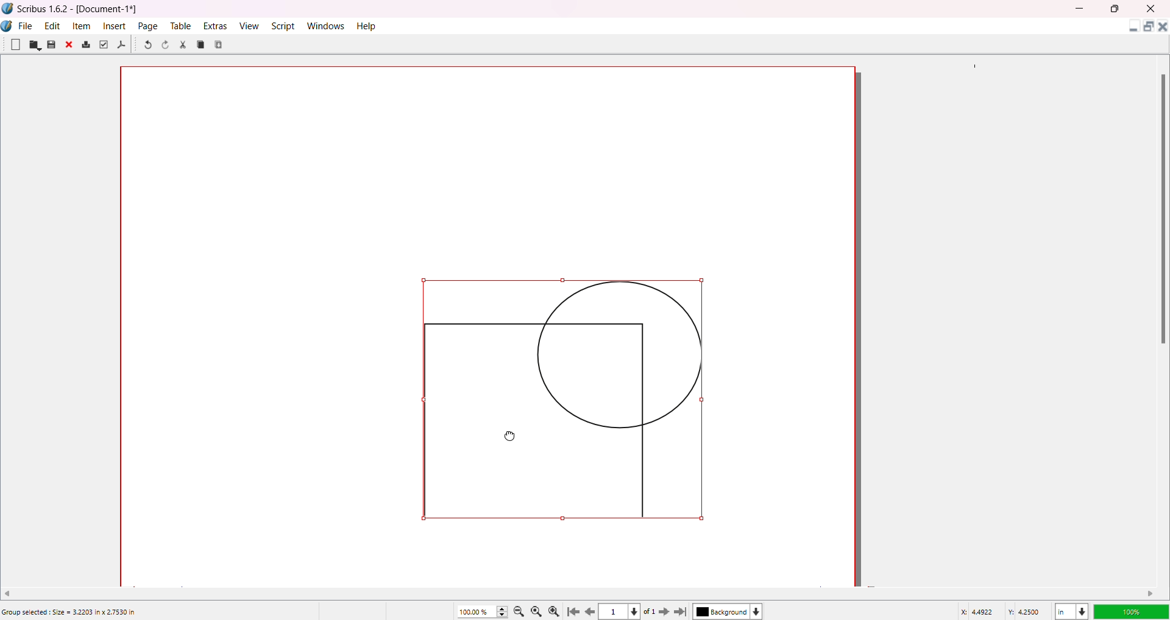  Describe the element at coordinates (1147, 29) in the screenshot. I see `Maximize Document` at that location.